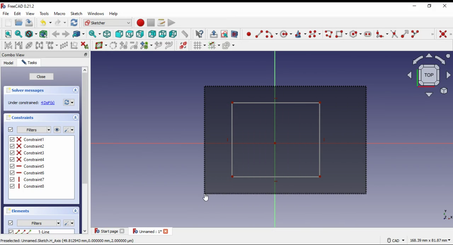 The image size is (453, 245). What do you see at coordinates (57, 130) in the screenshot?
I see `show/hide all constraints in 3D view` at bounding box center [57, 130].